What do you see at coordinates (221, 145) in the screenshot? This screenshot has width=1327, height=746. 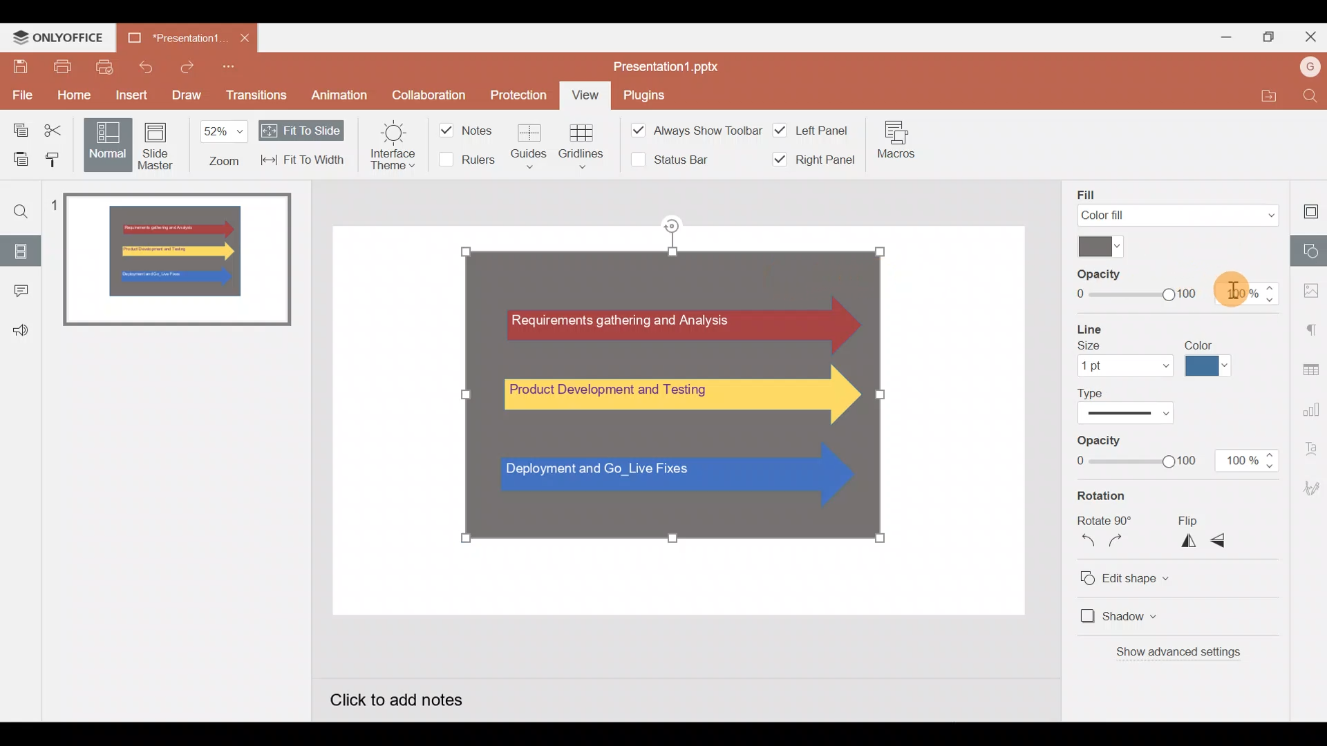 I see `Zoom` at bounding box center [221, 145].